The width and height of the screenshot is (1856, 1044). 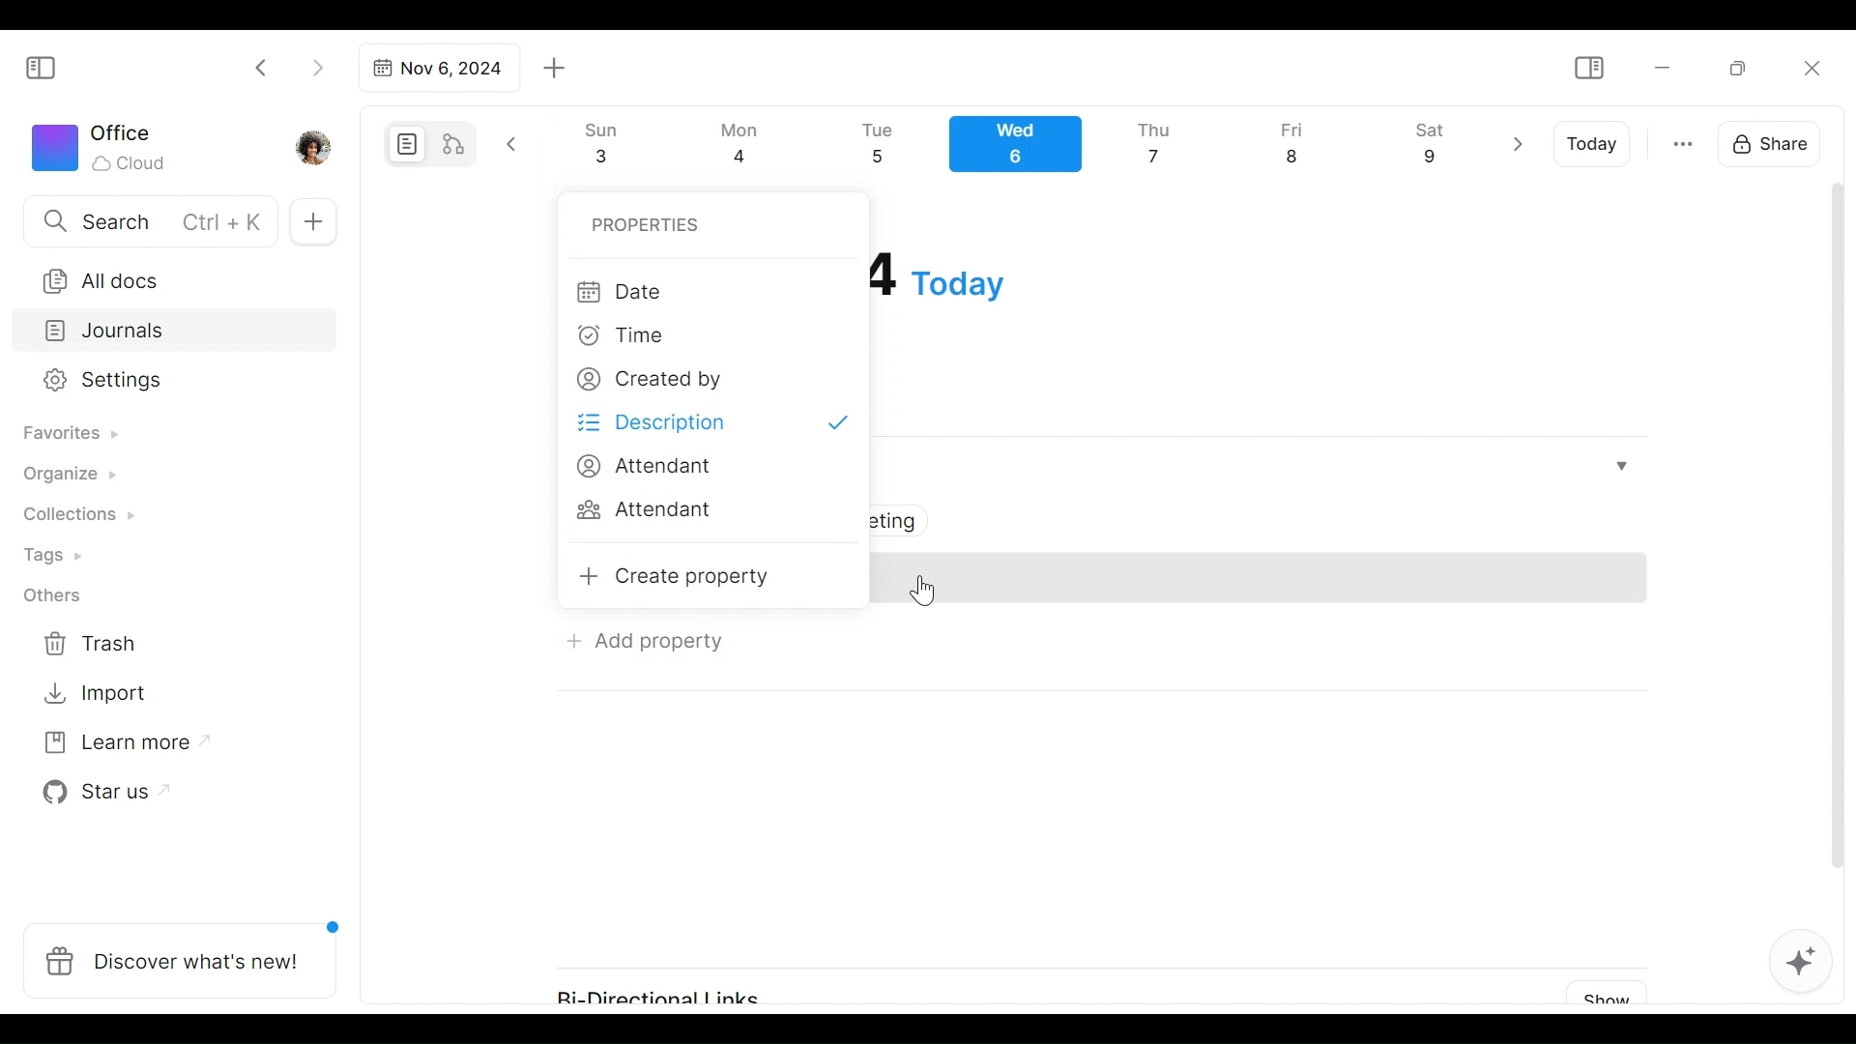 I want to click on Profile photo, so click(x=315, y=143).